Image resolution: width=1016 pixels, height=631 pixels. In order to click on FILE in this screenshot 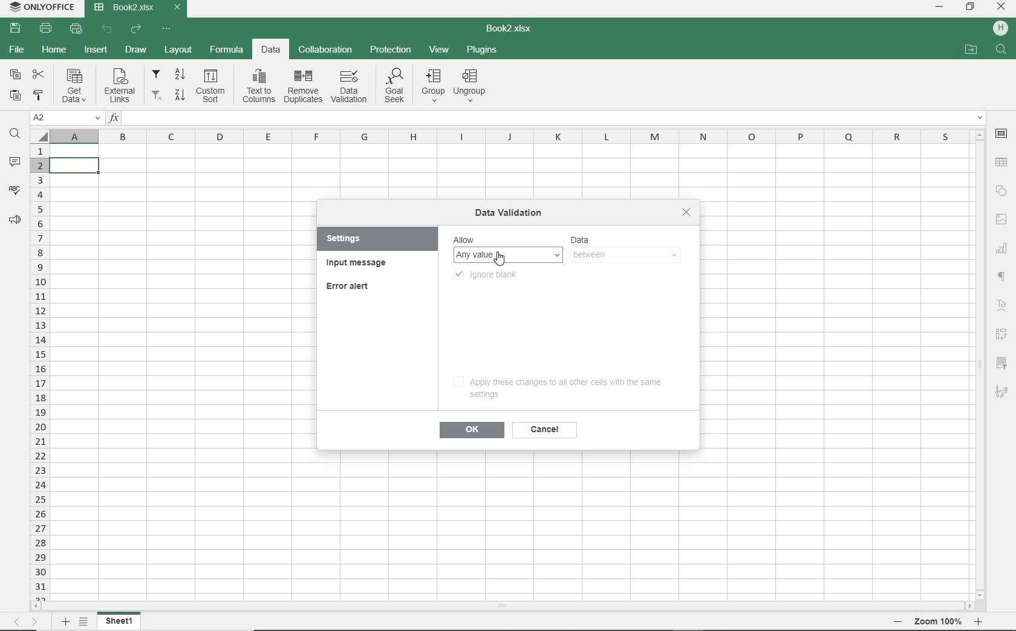, I will do `click(17, 50)`.